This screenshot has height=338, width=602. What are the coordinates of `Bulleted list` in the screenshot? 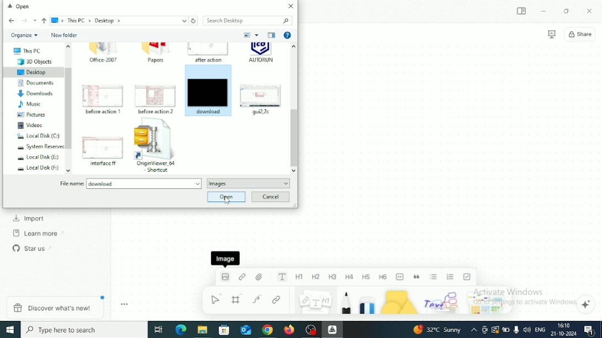 It's located at (434, 277).